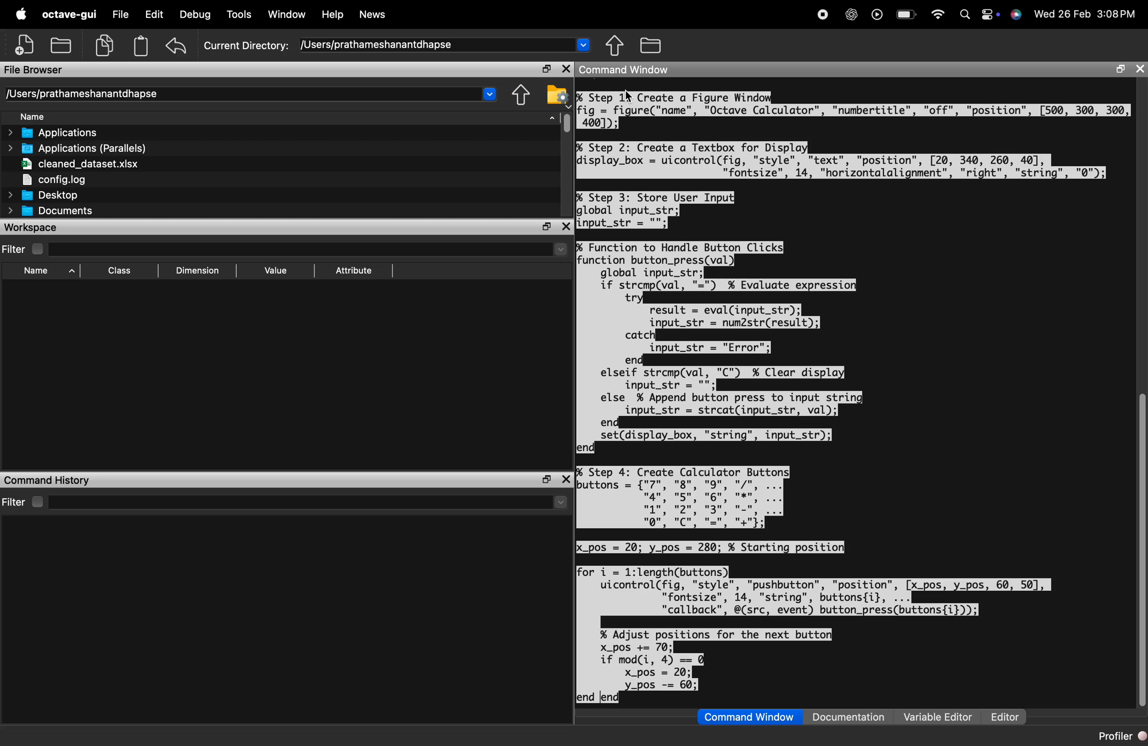 This screenshot has height=746, width=1148. What do you see at coordinates (906, 13) in the screenshot?
I see `battery` at bounding box center [906, 13].